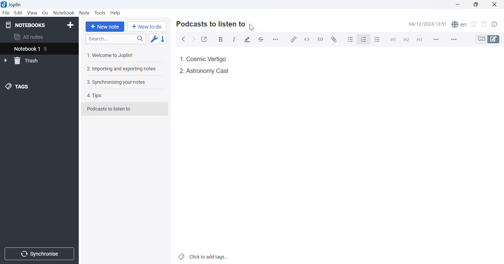  I want to click on Add notebook, so click(70, 26).